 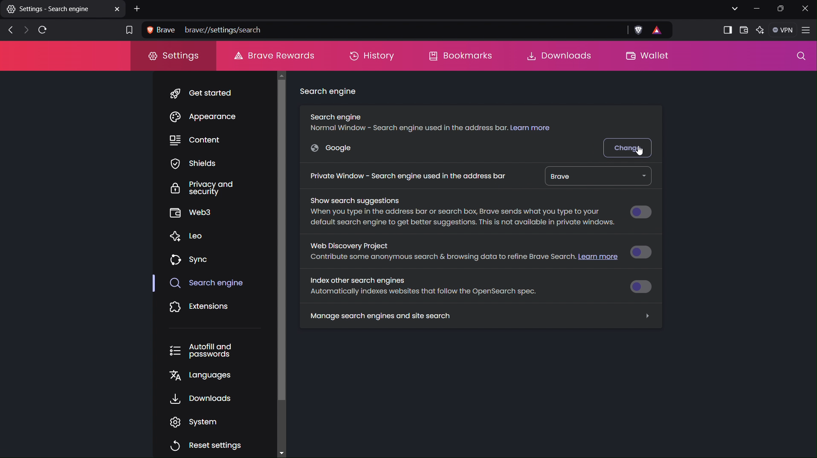 I want to click on Button, so click(x=641, y=212).